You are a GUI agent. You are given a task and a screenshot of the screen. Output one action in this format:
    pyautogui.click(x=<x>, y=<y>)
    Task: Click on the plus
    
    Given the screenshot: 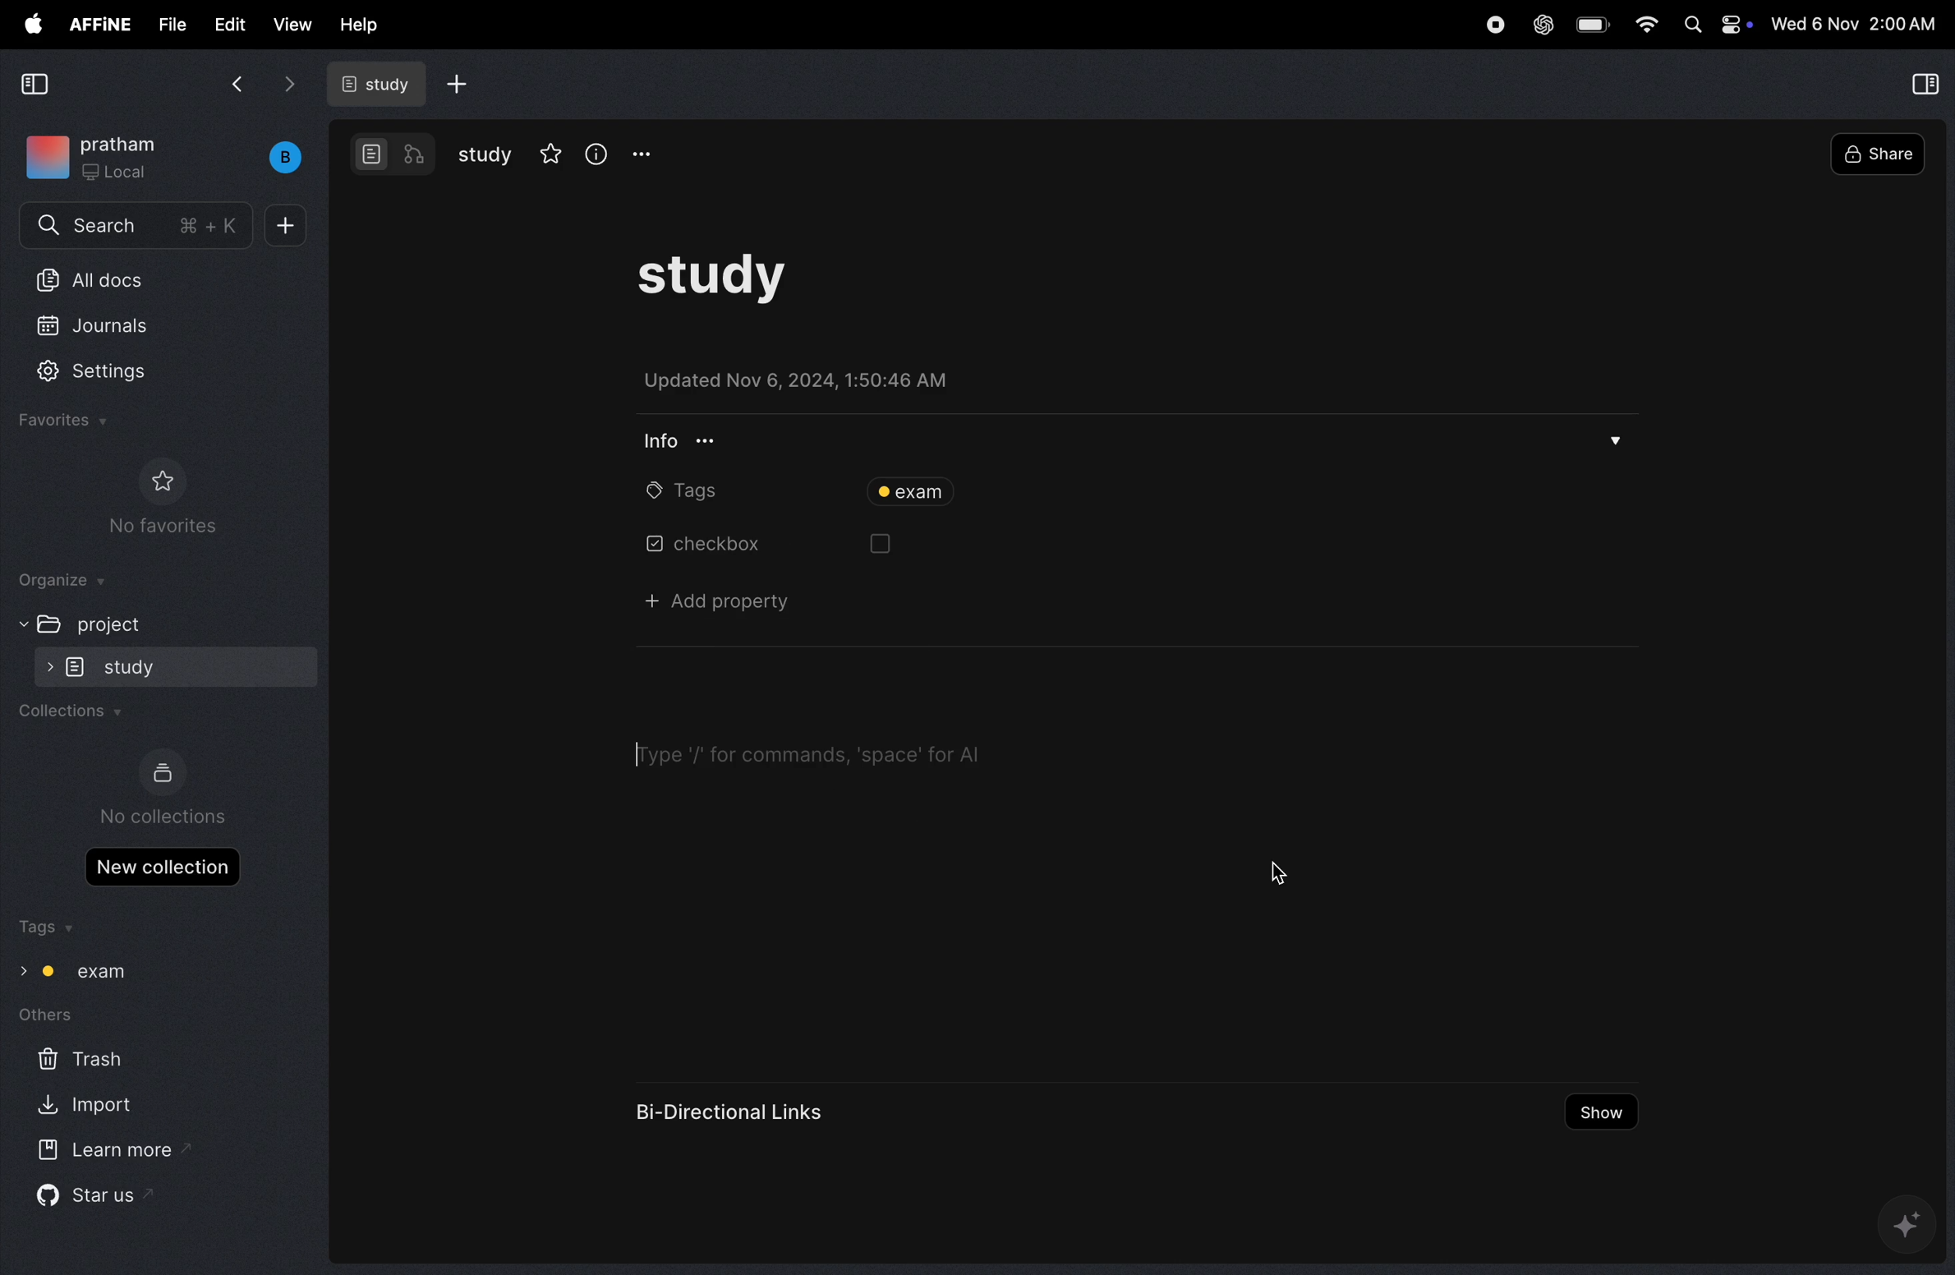 What is the action you would take?
    pyautogui.click(x=287, y=224)
    